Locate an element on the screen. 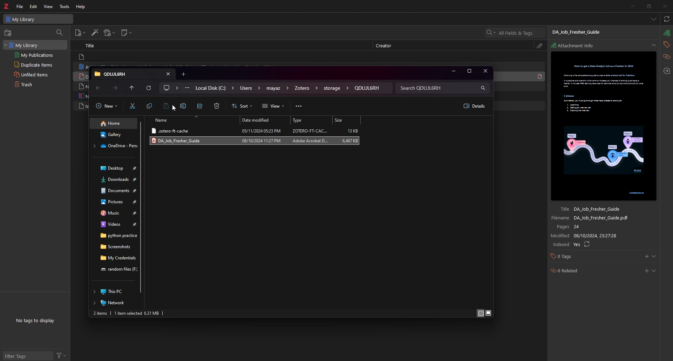  add tags is located at coordinates (646, 256).